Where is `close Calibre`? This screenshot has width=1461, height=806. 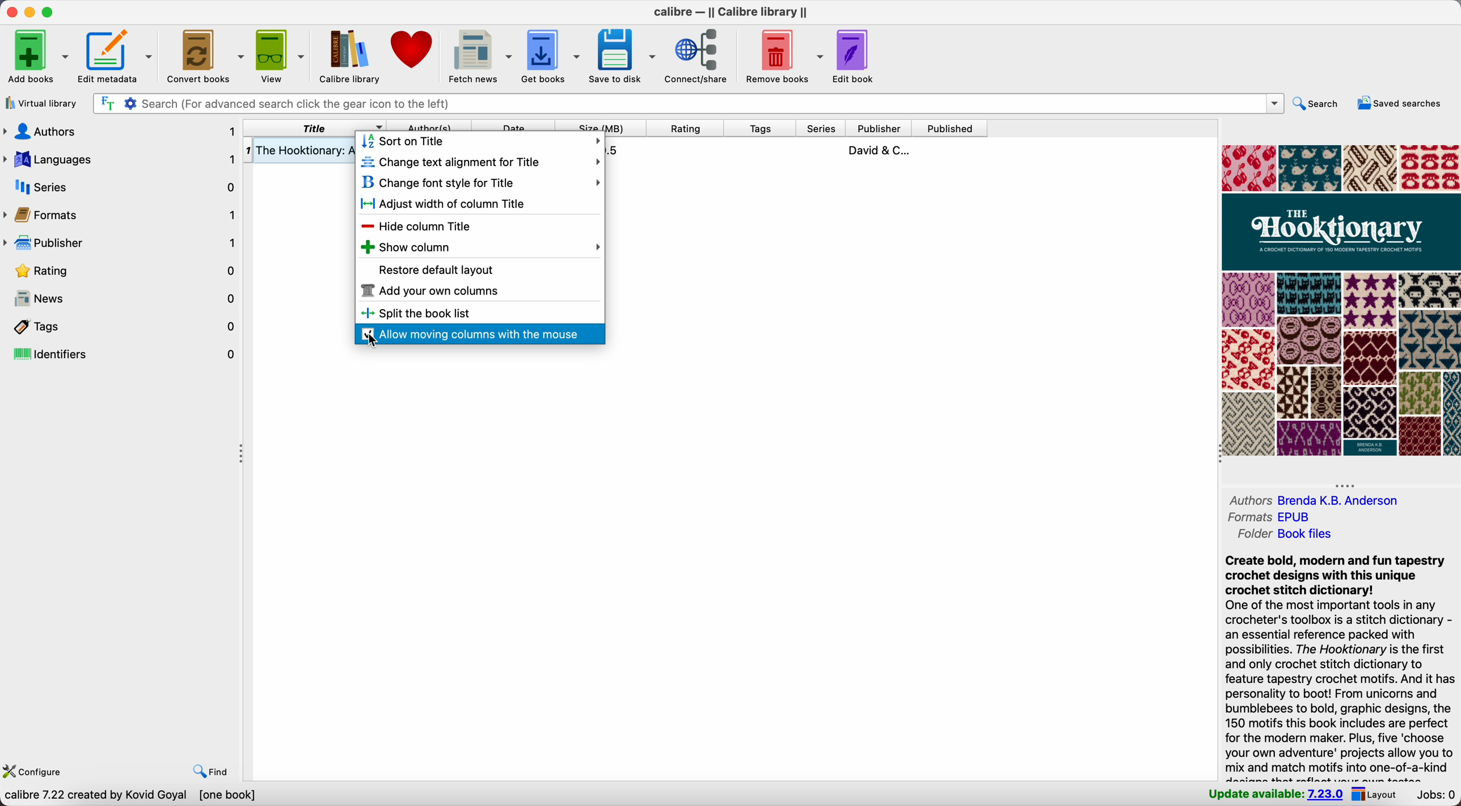
close Calibre is located at coordinates (11, 11).